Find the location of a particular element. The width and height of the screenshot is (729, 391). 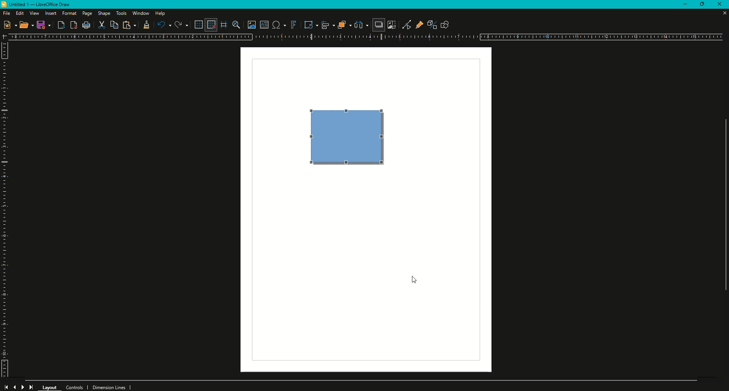

Shadow is located at coordinates (378, 25).